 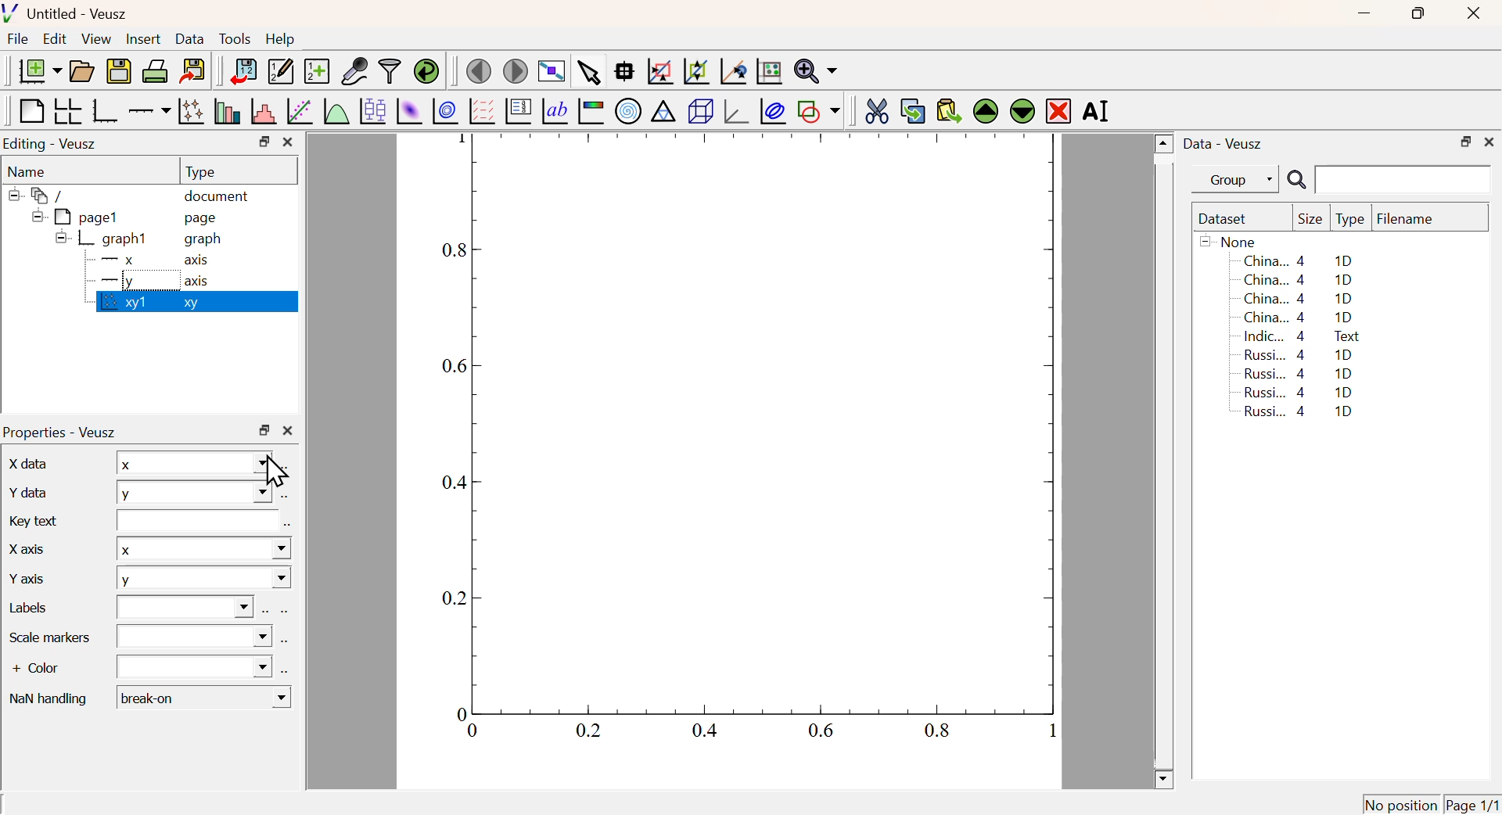 I want to click on View plot fullscreen, so click(x=549, y=73).